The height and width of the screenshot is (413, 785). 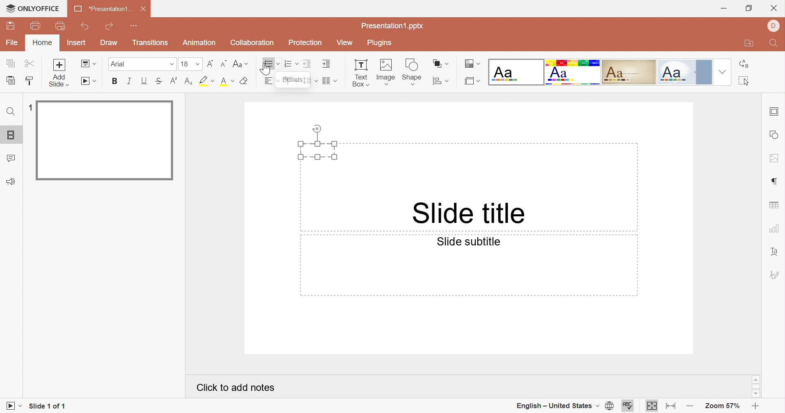 I want to click on Superscript / subscript, so click(x=228, y=82).